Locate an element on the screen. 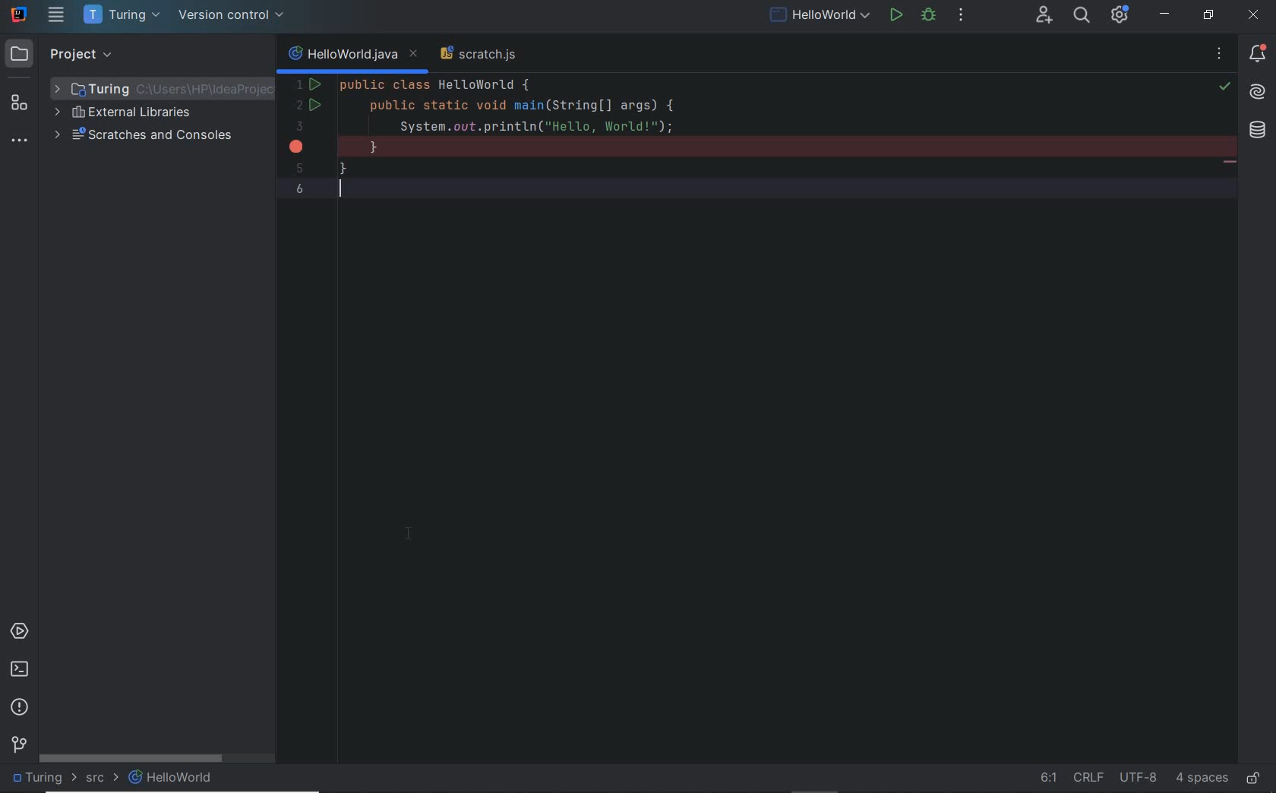 Image resolution: width=1276 pixels, height=793 pixels. external libraries is located at coordinates (128, 112).